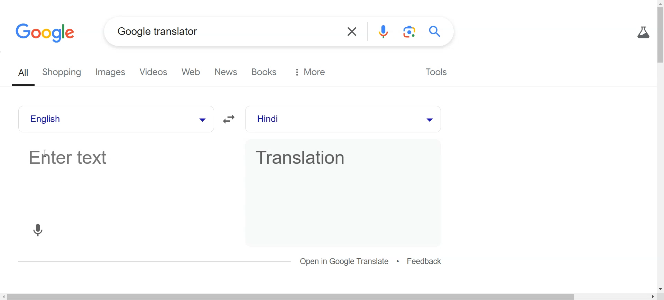  What do you see at coordinates (38, 229) in the screenshot?
I see `Translate by voice` at bounding box center [38, 229].